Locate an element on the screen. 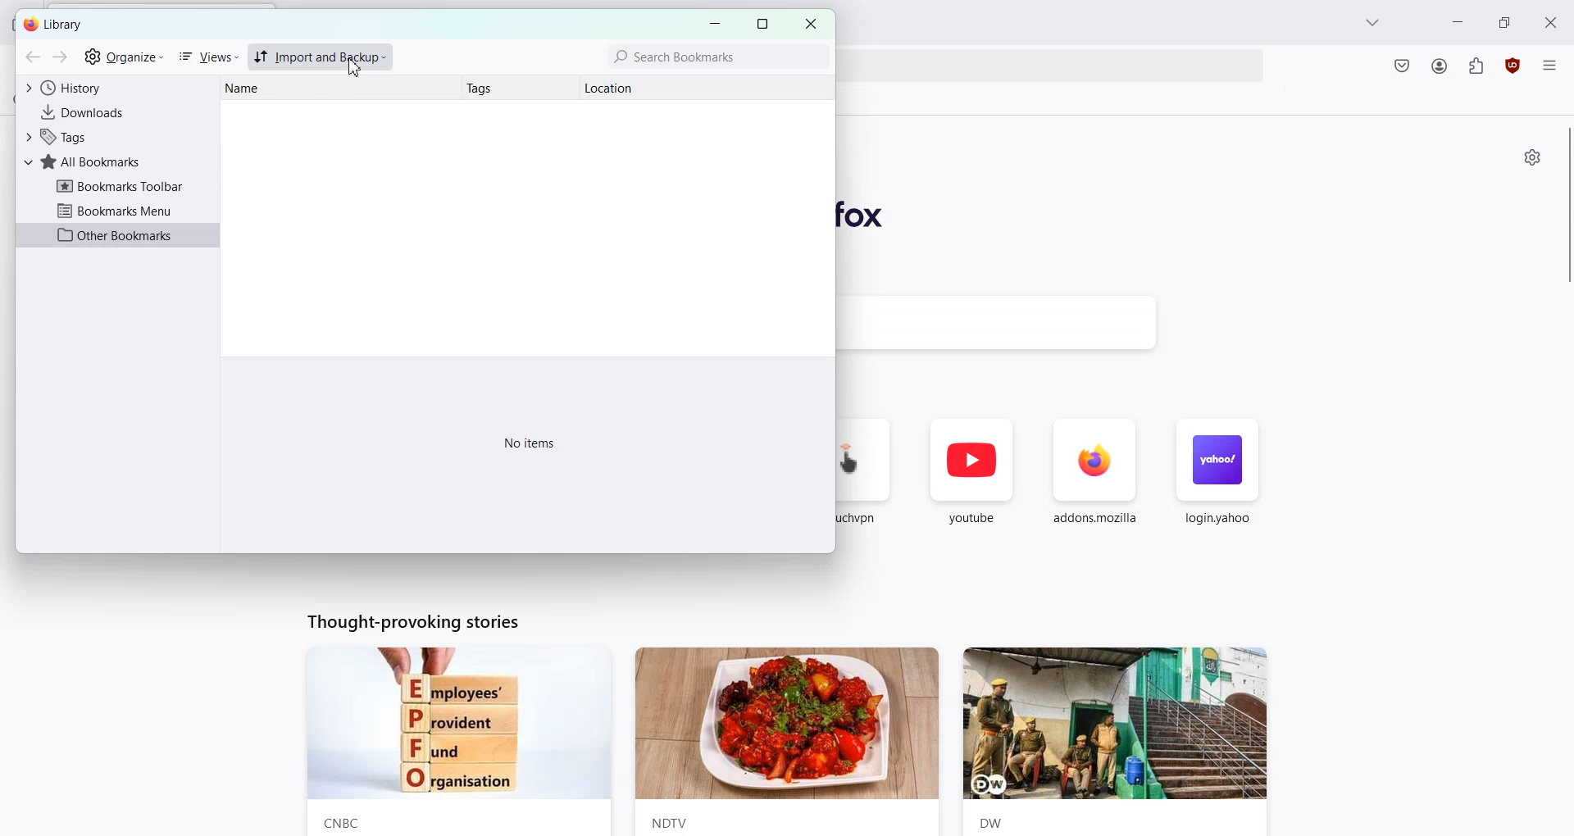 The width and height of the screenshot is (1574, 836). Close is located at coordinates (810, 24).